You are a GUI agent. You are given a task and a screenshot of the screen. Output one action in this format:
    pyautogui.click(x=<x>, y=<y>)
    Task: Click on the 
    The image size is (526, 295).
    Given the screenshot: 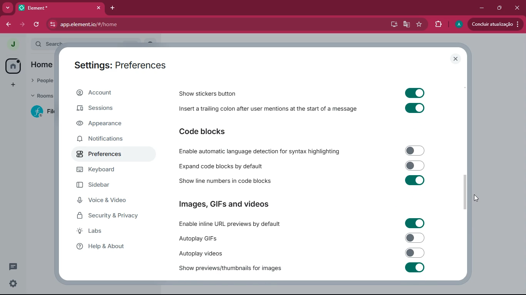 What is the action you would take?
    pyautogui.click(x=415, y=181)
    